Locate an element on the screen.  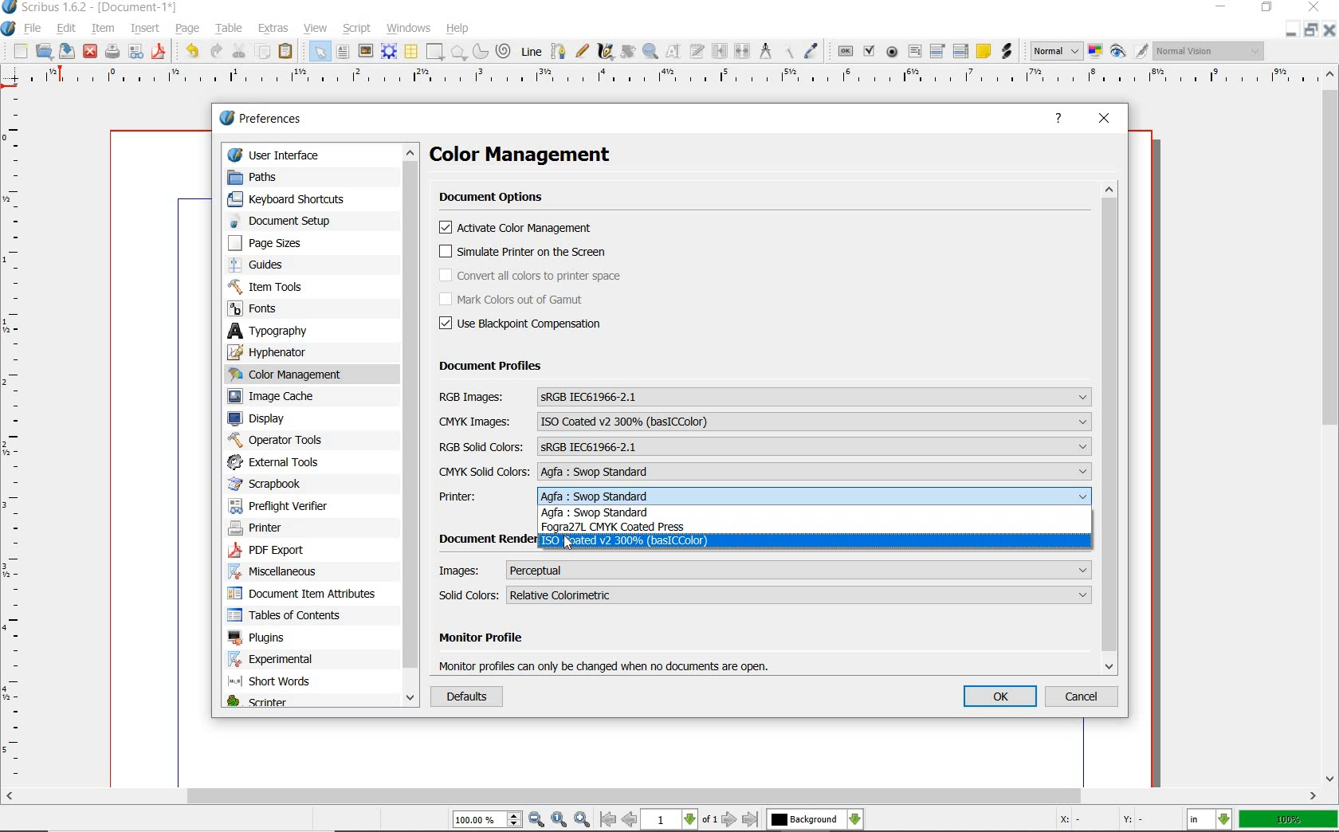
scripter is located at coordinates (275, 702).